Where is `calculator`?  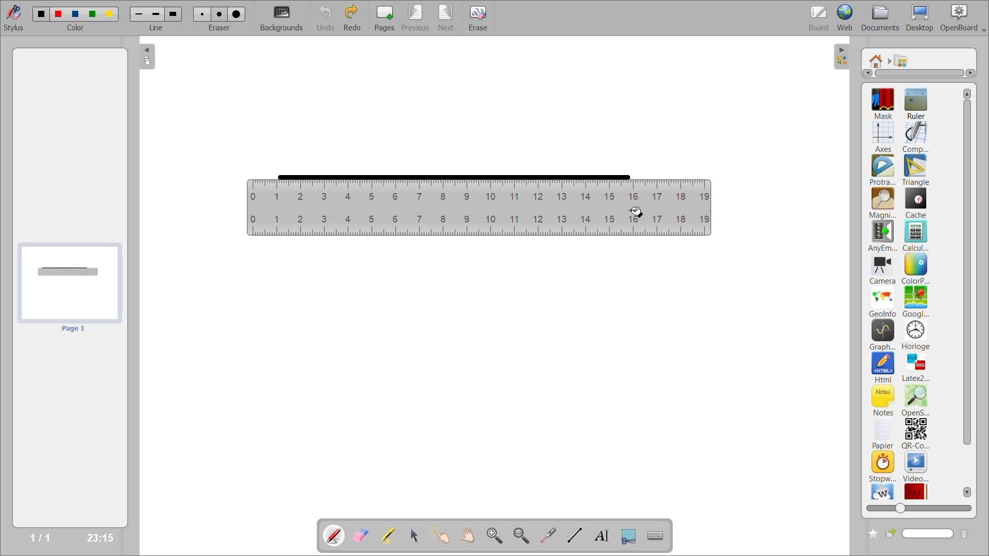 calculator is located at coordinates (917, 235).